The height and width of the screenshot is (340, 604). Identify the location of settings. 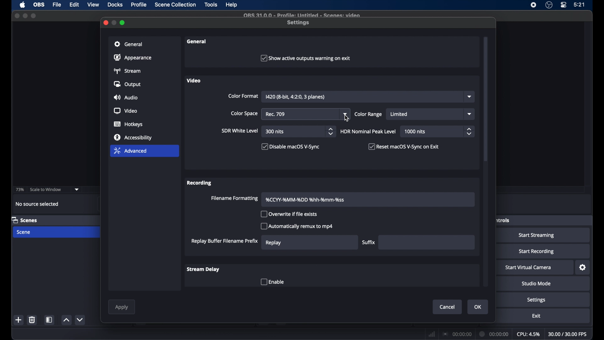
(298, 23).